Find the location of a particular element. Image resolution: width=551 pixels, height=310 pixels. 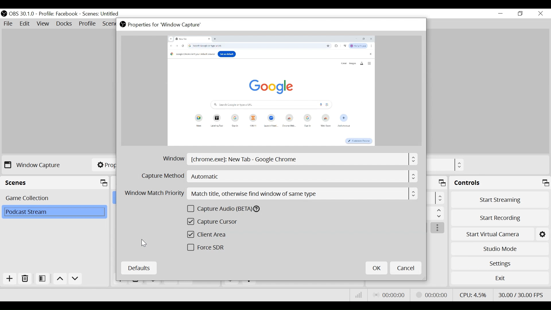

Live Status is located at coordinates (389, 295).